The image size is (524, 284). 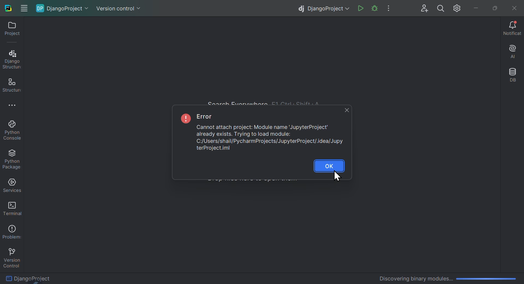 I want to click on Python package, so click(x=14, y=160).